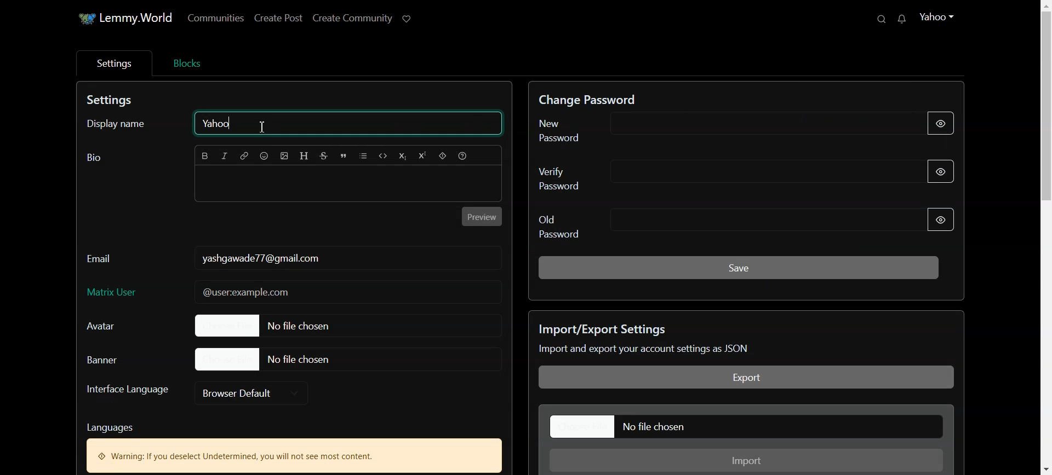  I want to click on Formatting help, so click(463, 157).